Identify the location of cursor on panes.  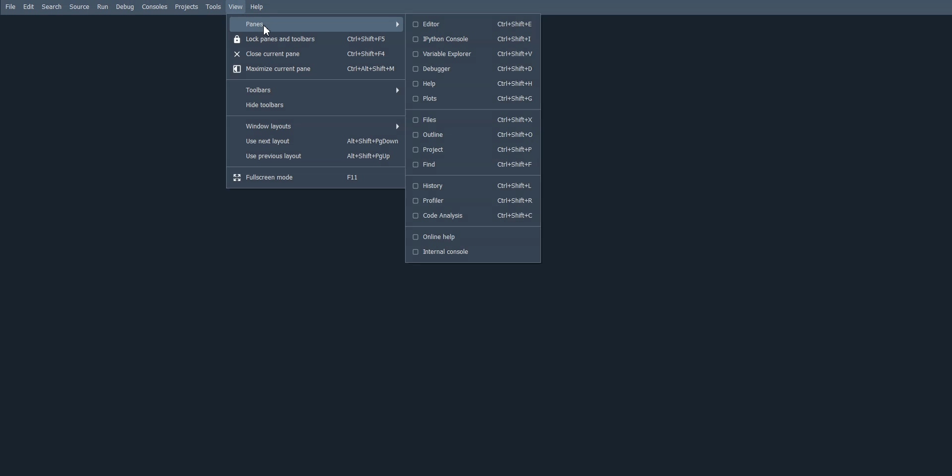
(270, 33).